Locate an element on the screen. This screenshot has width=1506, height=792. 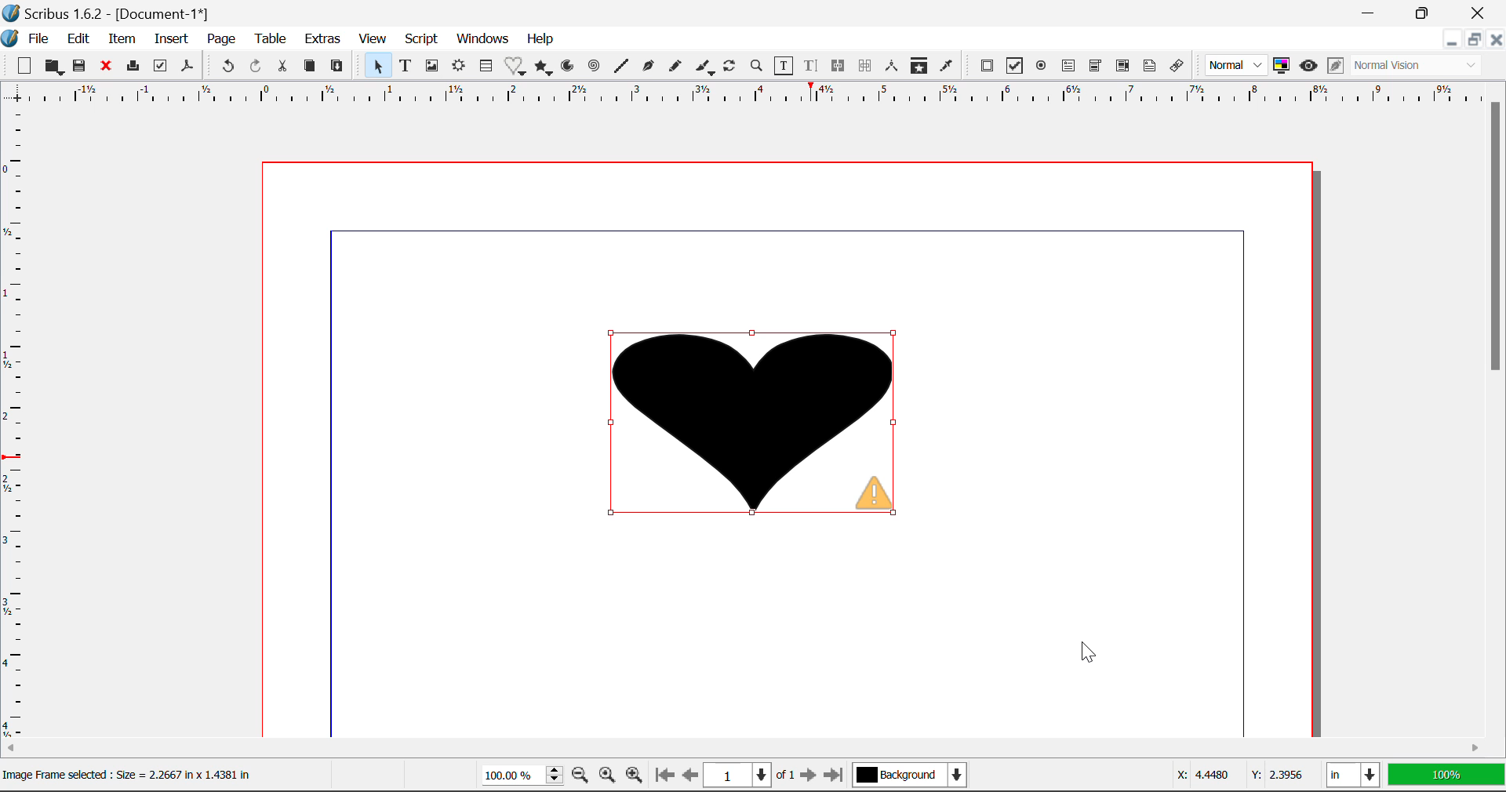
Windows is located at coordinates (483, 39).